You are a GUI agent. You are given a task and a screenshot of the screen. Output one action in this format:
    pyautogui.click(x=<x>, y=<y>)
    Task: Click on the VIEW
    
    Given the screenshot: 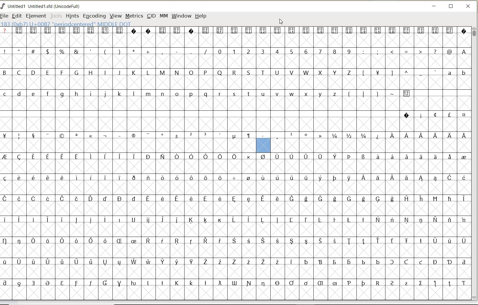 What is the action you would take?
    pyautogui.click(x=116, y=16)
    